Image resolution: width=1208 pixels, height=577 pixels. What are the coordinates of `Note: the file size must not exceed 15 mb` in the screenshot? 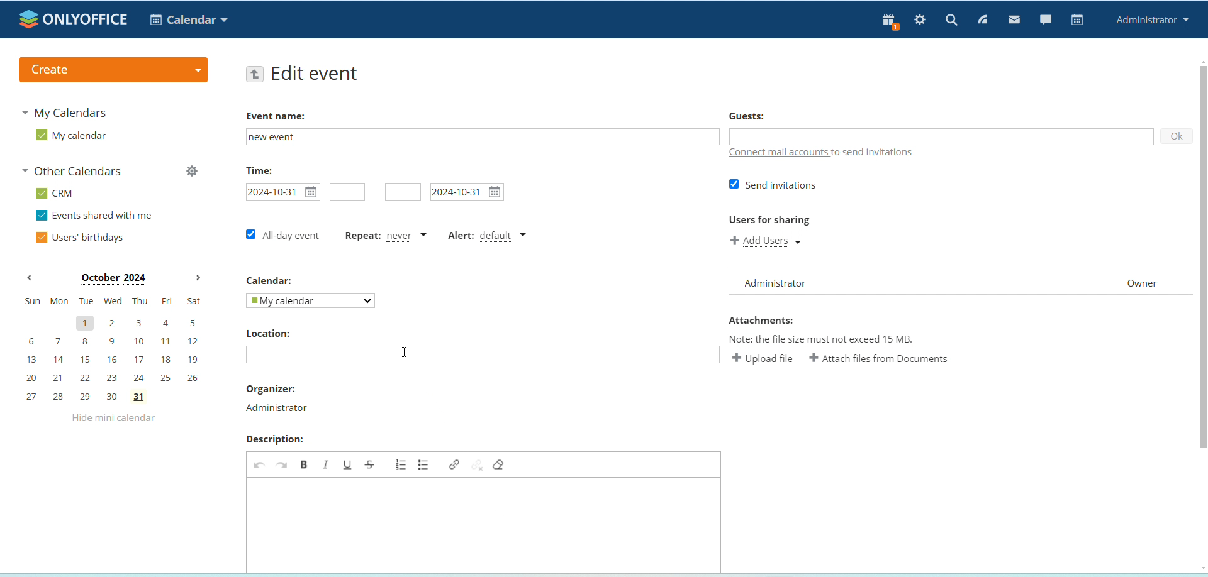 It's located at (822, 338).